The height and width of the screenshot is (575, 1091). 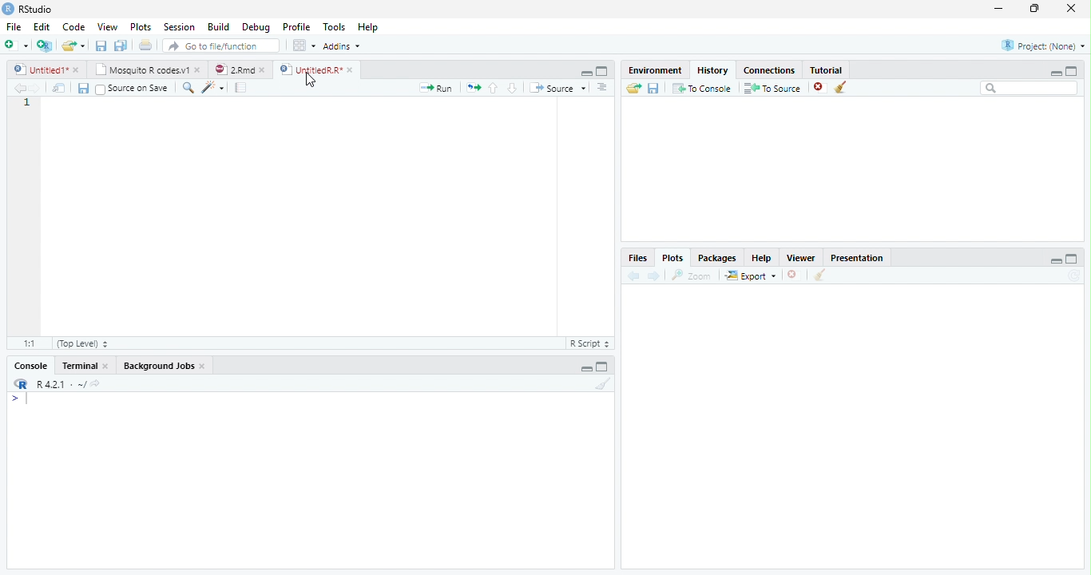 I want to click on Files, so click(x=473, y=88).